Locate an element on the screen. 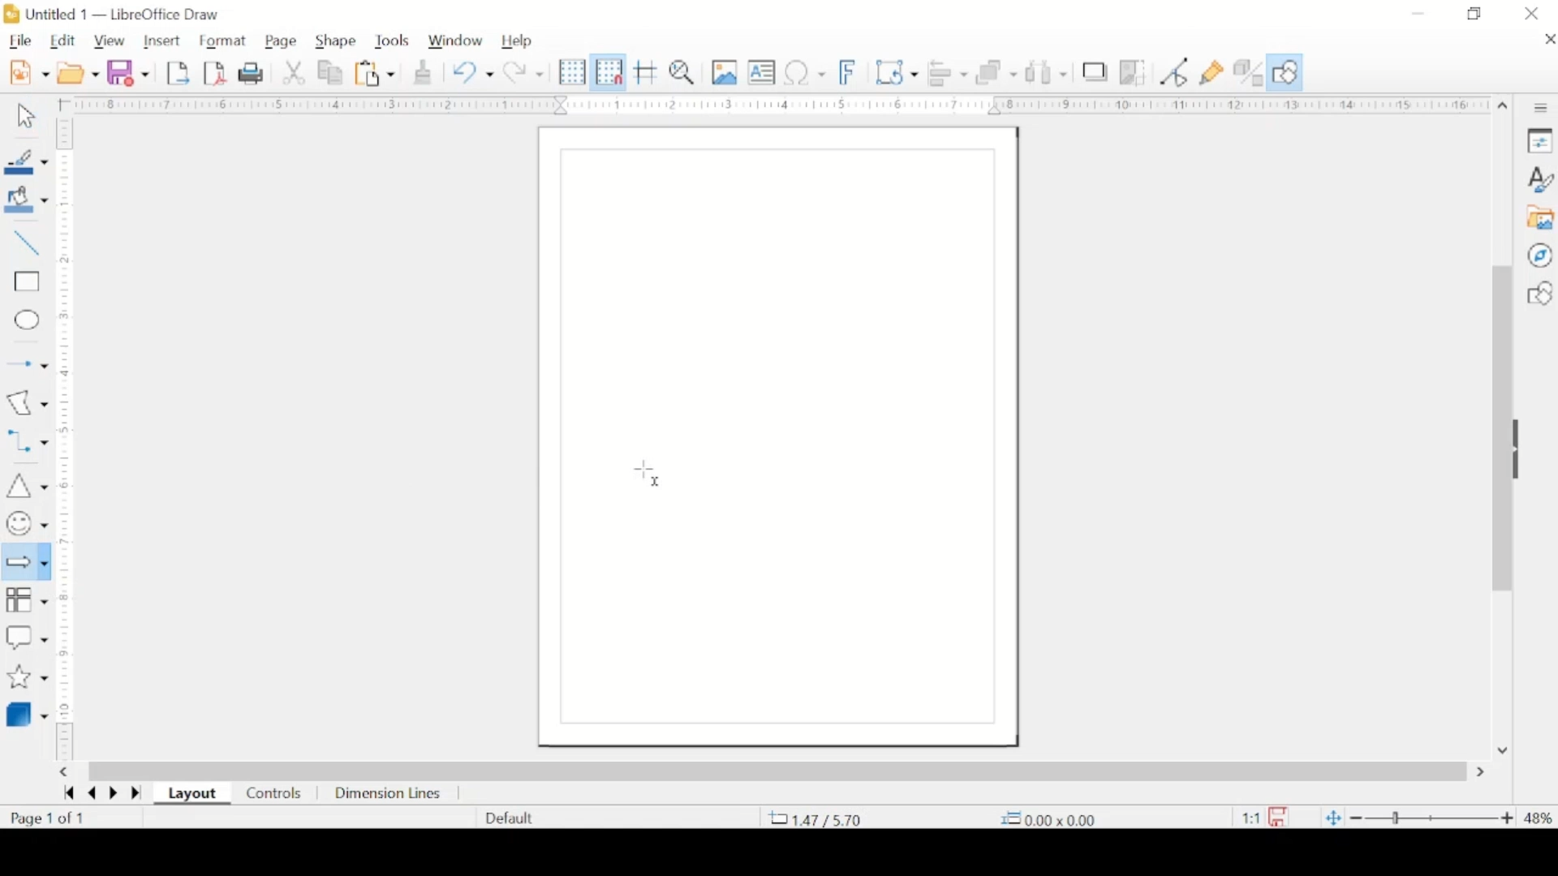 Image resolution: width=1558 pixels, height=876 pixels. undo is located at coordinates (473, 71).